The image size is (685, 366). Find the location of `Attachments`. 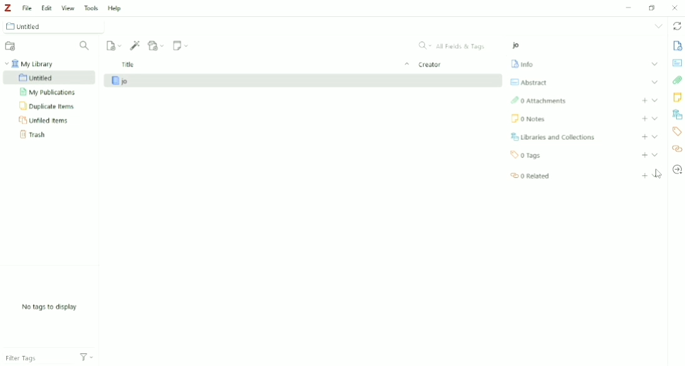

Attachments is located at coordinates (539, 100).